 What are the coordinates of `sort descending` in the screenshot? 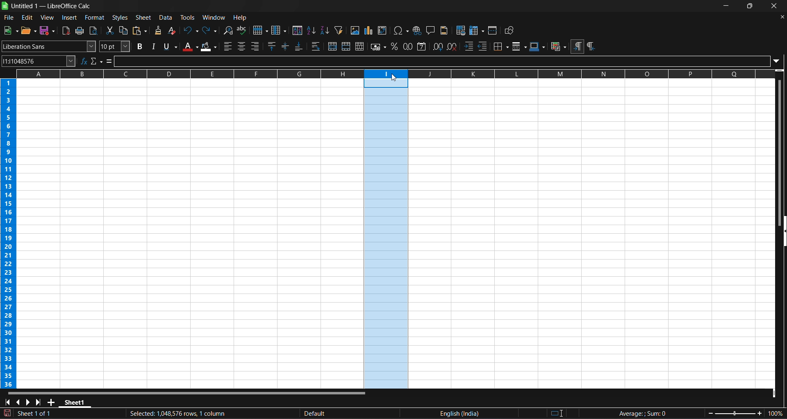 It's located at (325, 30).